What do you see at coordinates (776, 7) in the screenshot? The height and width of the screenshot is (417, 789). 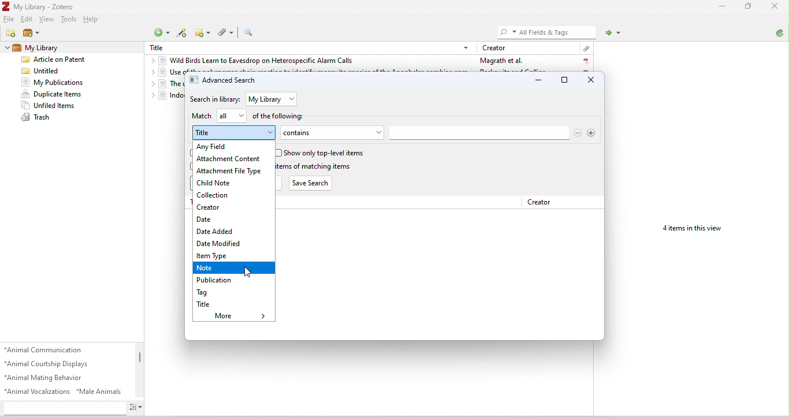 I see `close` at bounding box center [776, 7].